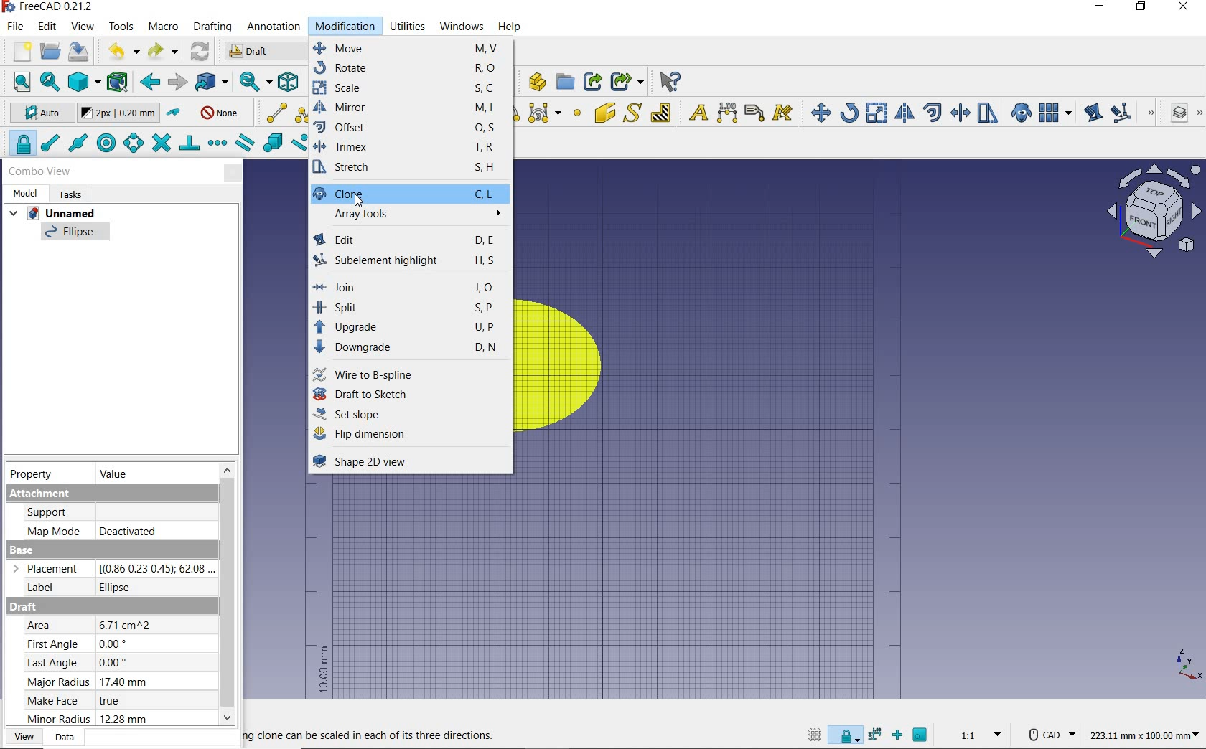 The image size is (1206, 749). What do you see at coordinates (606, 114) in the screenshot?
I see `face binder` at bounding box center [606, 114].